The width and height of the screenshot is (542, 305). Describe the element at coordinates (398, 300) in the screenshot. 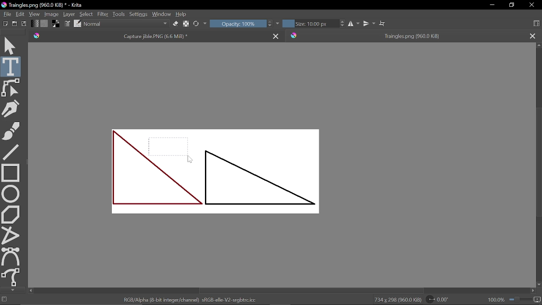

I see `734 * 298 (960.0 Kib)` at that location.